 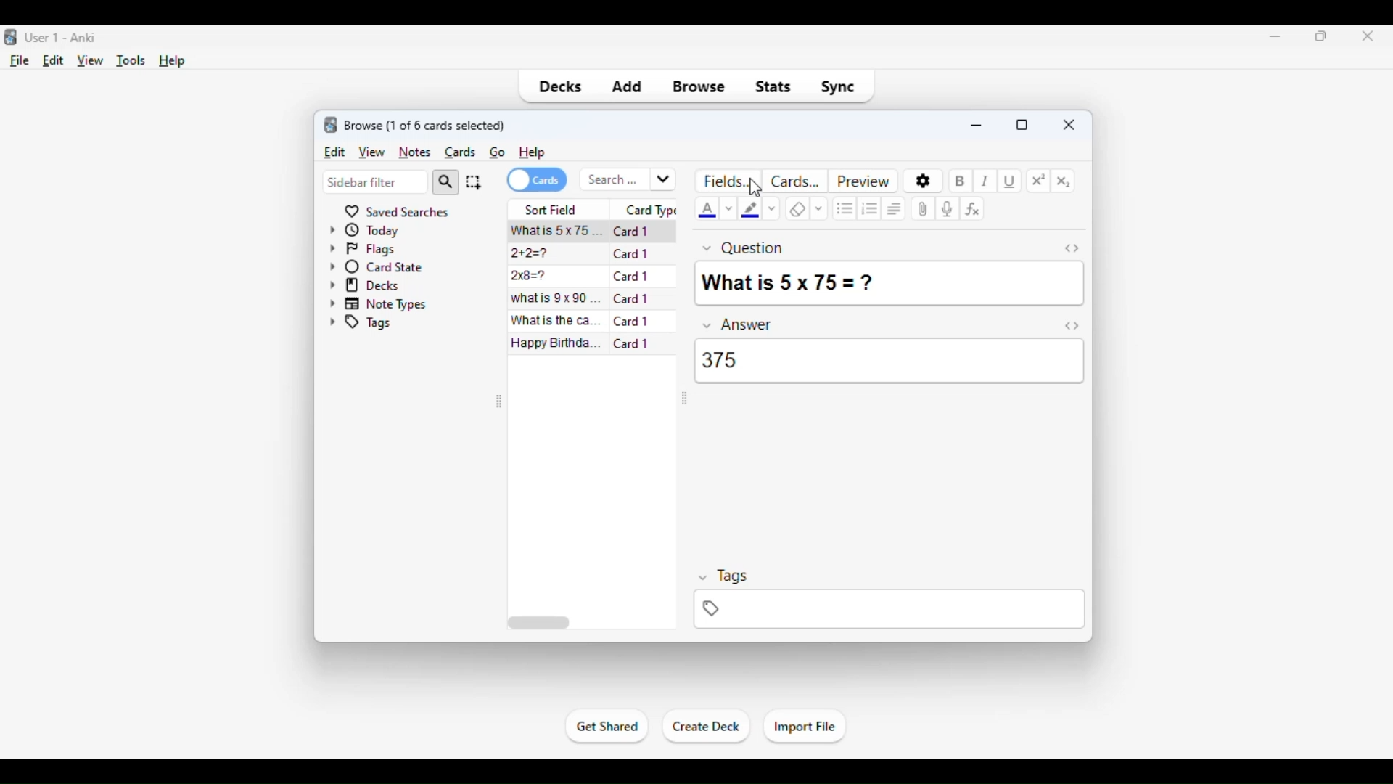 I want to click on ordered list, so click(x=871, y=209).